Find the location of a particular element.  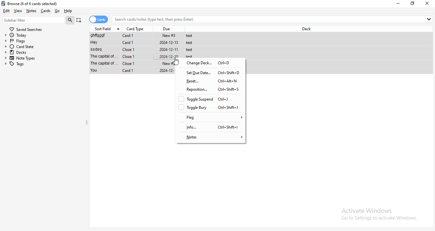

close is located at coordinates (428, 3).